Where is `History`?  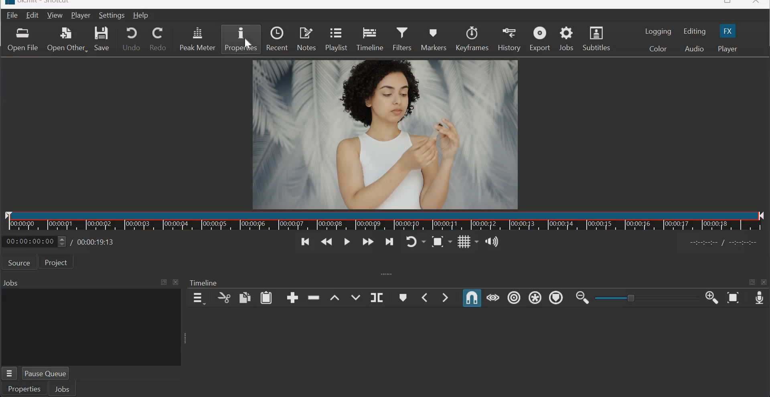
History is located at coordinates (509, 38).